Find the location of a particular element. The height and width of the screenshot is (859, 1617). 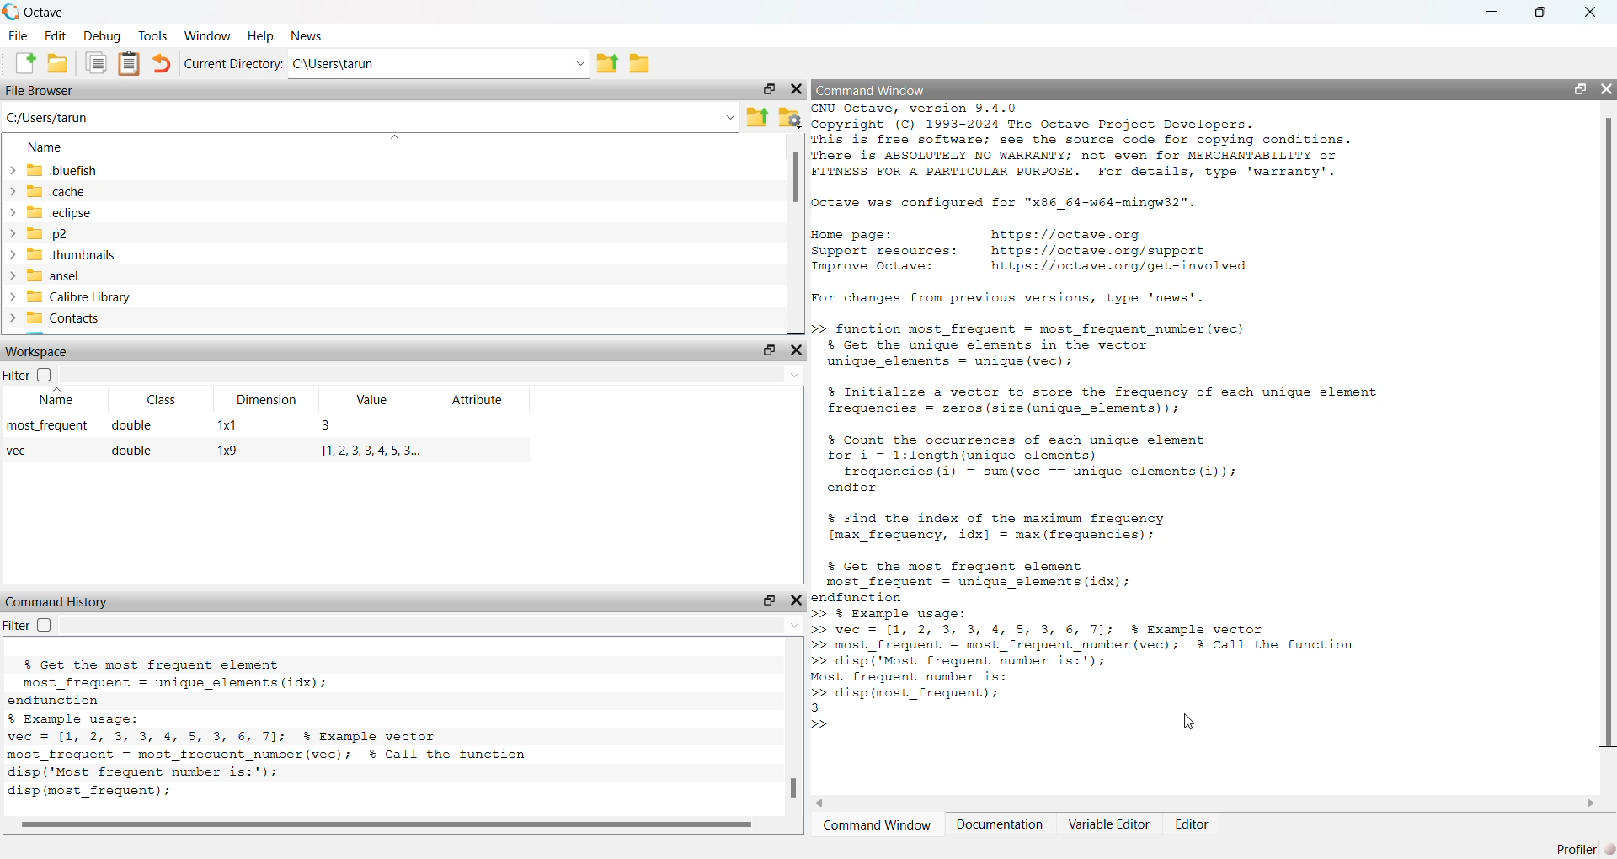

ansel is located at coordinates (53, 276).